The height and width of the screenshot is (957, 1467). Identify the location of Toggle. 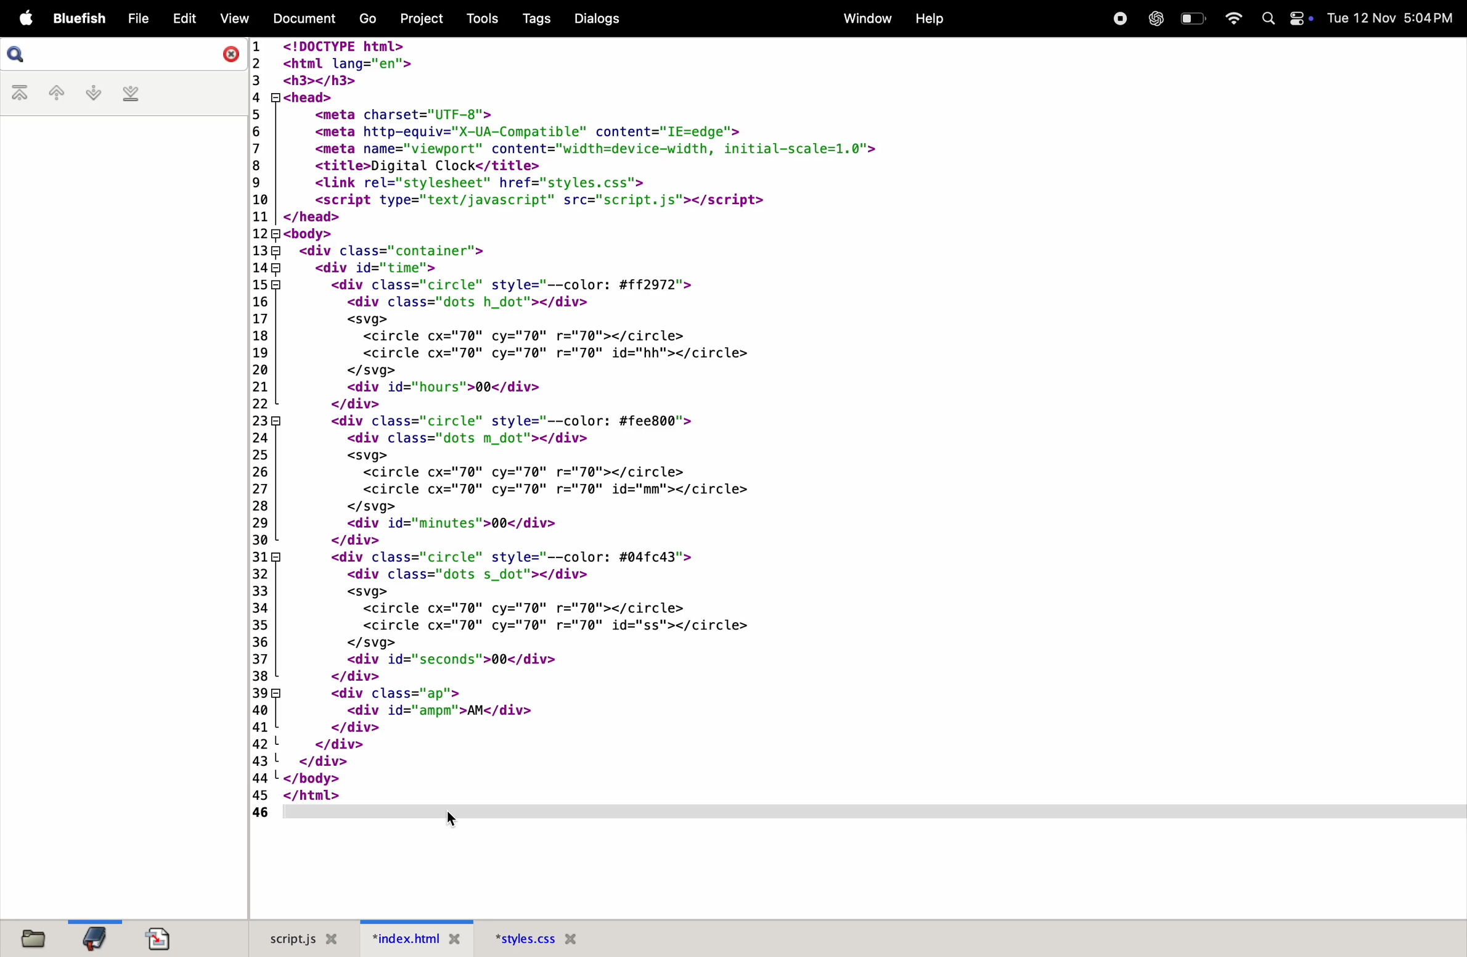
(1299, 17).